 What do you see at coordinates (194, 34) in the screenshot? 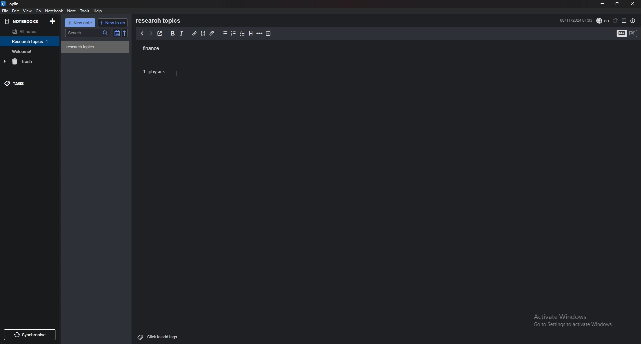
I see `hyperlink` at bounding box center [194, 34].